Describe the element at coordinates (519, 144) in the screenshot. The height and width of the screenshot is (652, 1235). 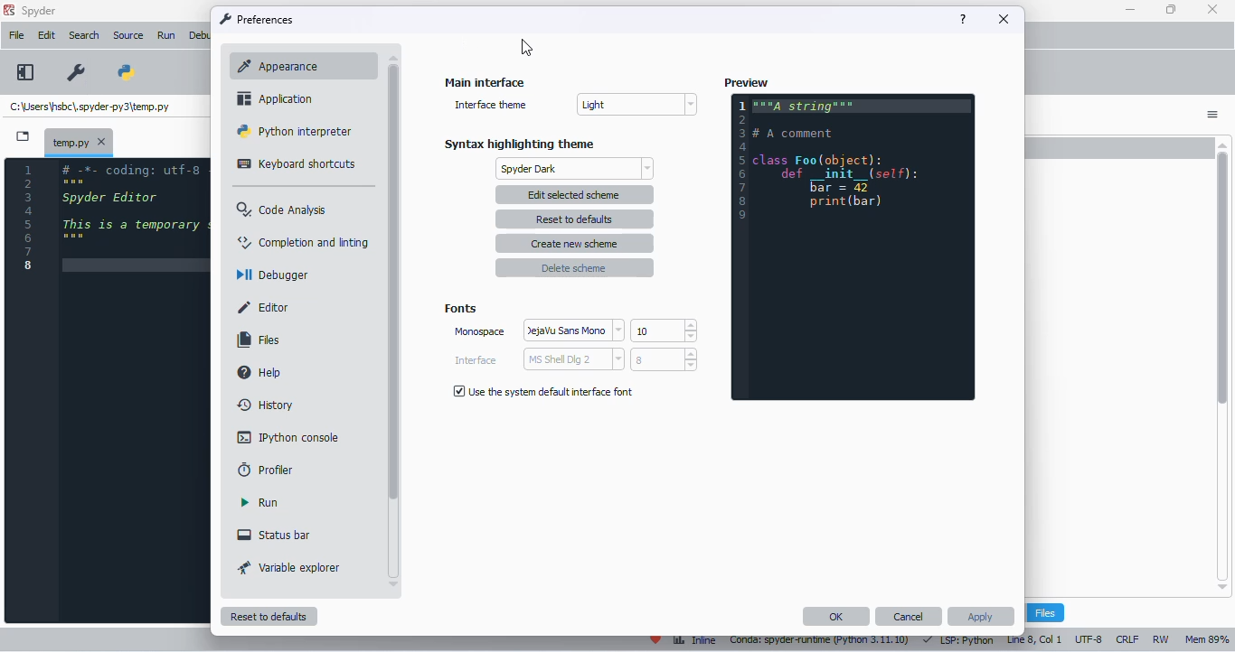
I see `syntax highlighting theme` at that location.